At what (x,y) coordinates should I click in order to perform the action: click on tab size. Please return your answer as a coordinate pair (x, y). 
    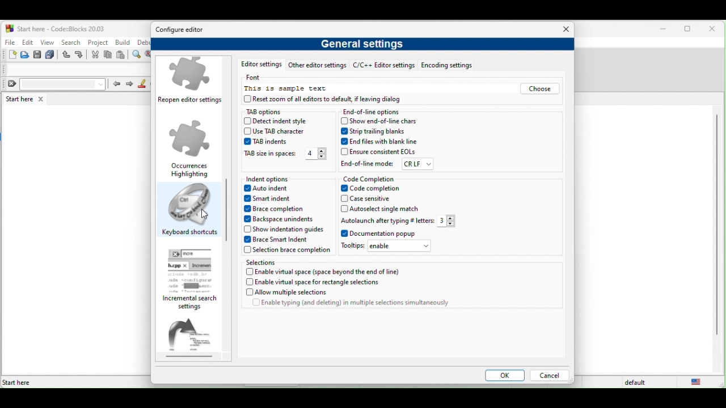
    Looking at the image, I should click on (270, 155).